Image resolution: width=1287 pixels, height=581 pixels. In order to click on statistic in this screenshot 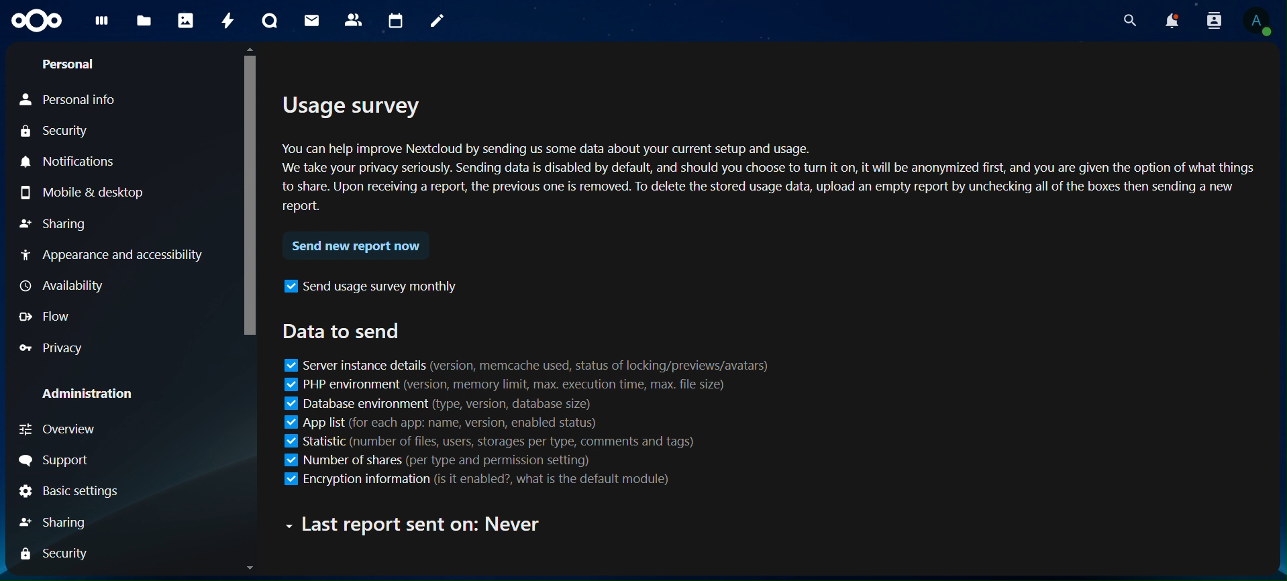, I will do `click(466, 440)`.